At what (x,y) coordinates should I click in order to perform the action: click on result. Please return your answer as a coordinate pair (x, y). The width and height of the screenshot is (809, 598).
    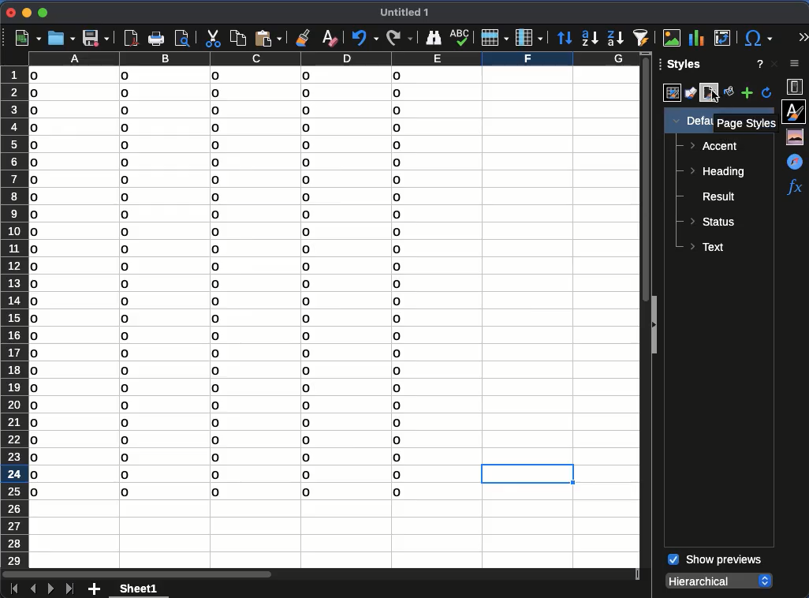
    Looking at the image, I should click on (712, 198).